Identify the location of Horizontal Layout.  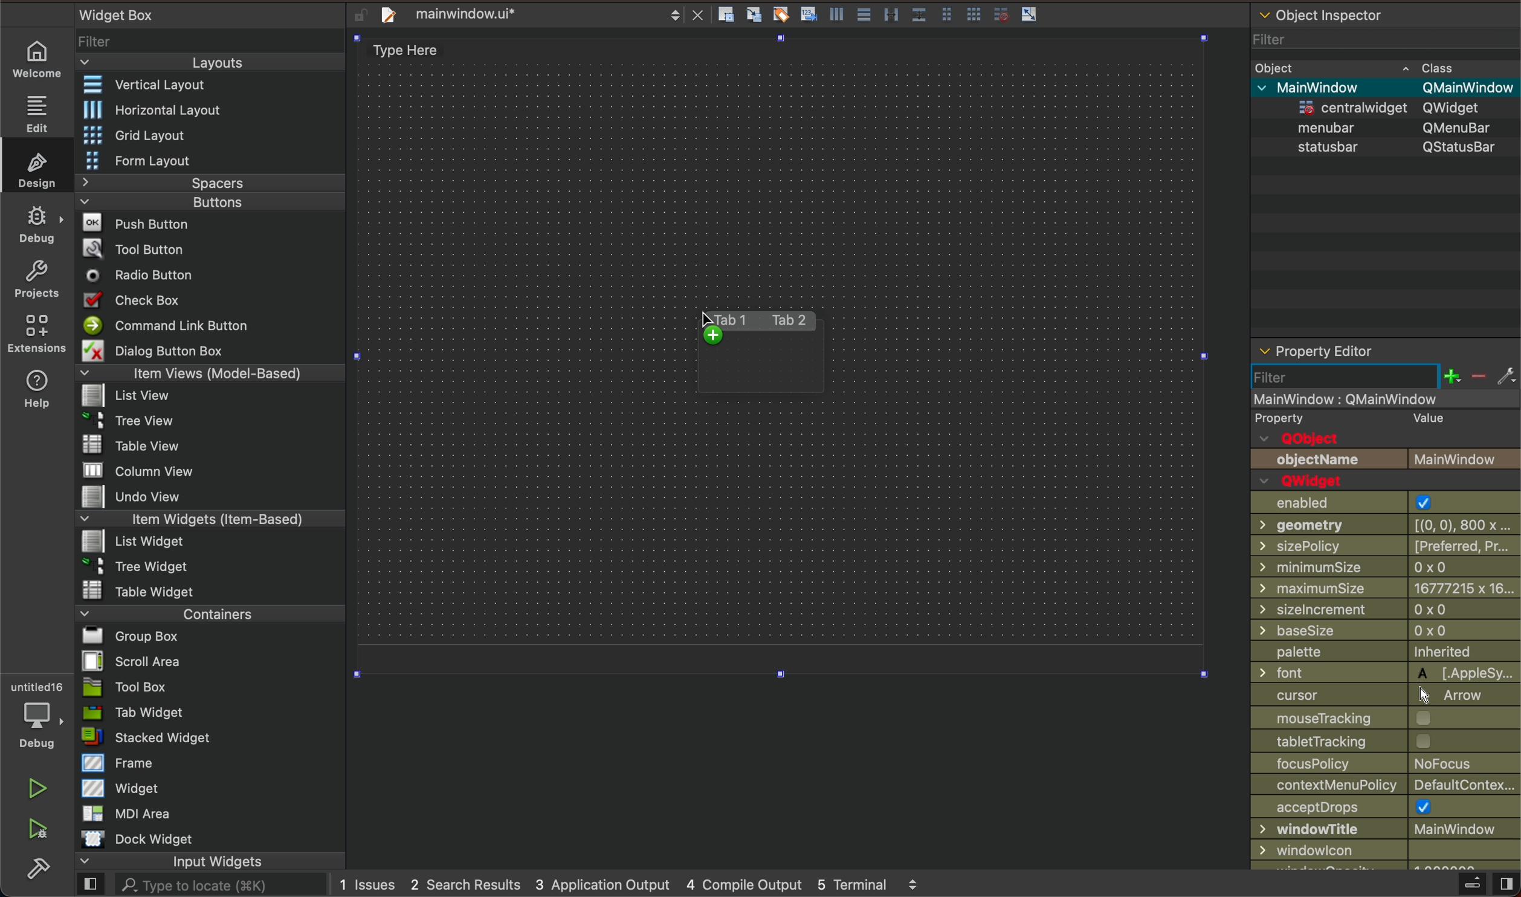
(143, 111).